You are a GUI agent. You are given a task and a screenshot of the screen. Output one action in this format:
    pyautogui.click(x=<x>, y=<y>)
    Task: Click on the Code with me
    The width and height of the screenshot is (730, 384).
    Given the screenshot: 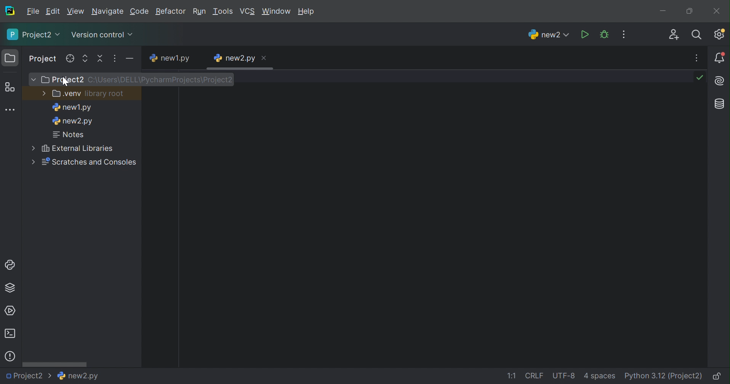 What is the action you would take?
    pyautogui.click(x=674, y=35)
    